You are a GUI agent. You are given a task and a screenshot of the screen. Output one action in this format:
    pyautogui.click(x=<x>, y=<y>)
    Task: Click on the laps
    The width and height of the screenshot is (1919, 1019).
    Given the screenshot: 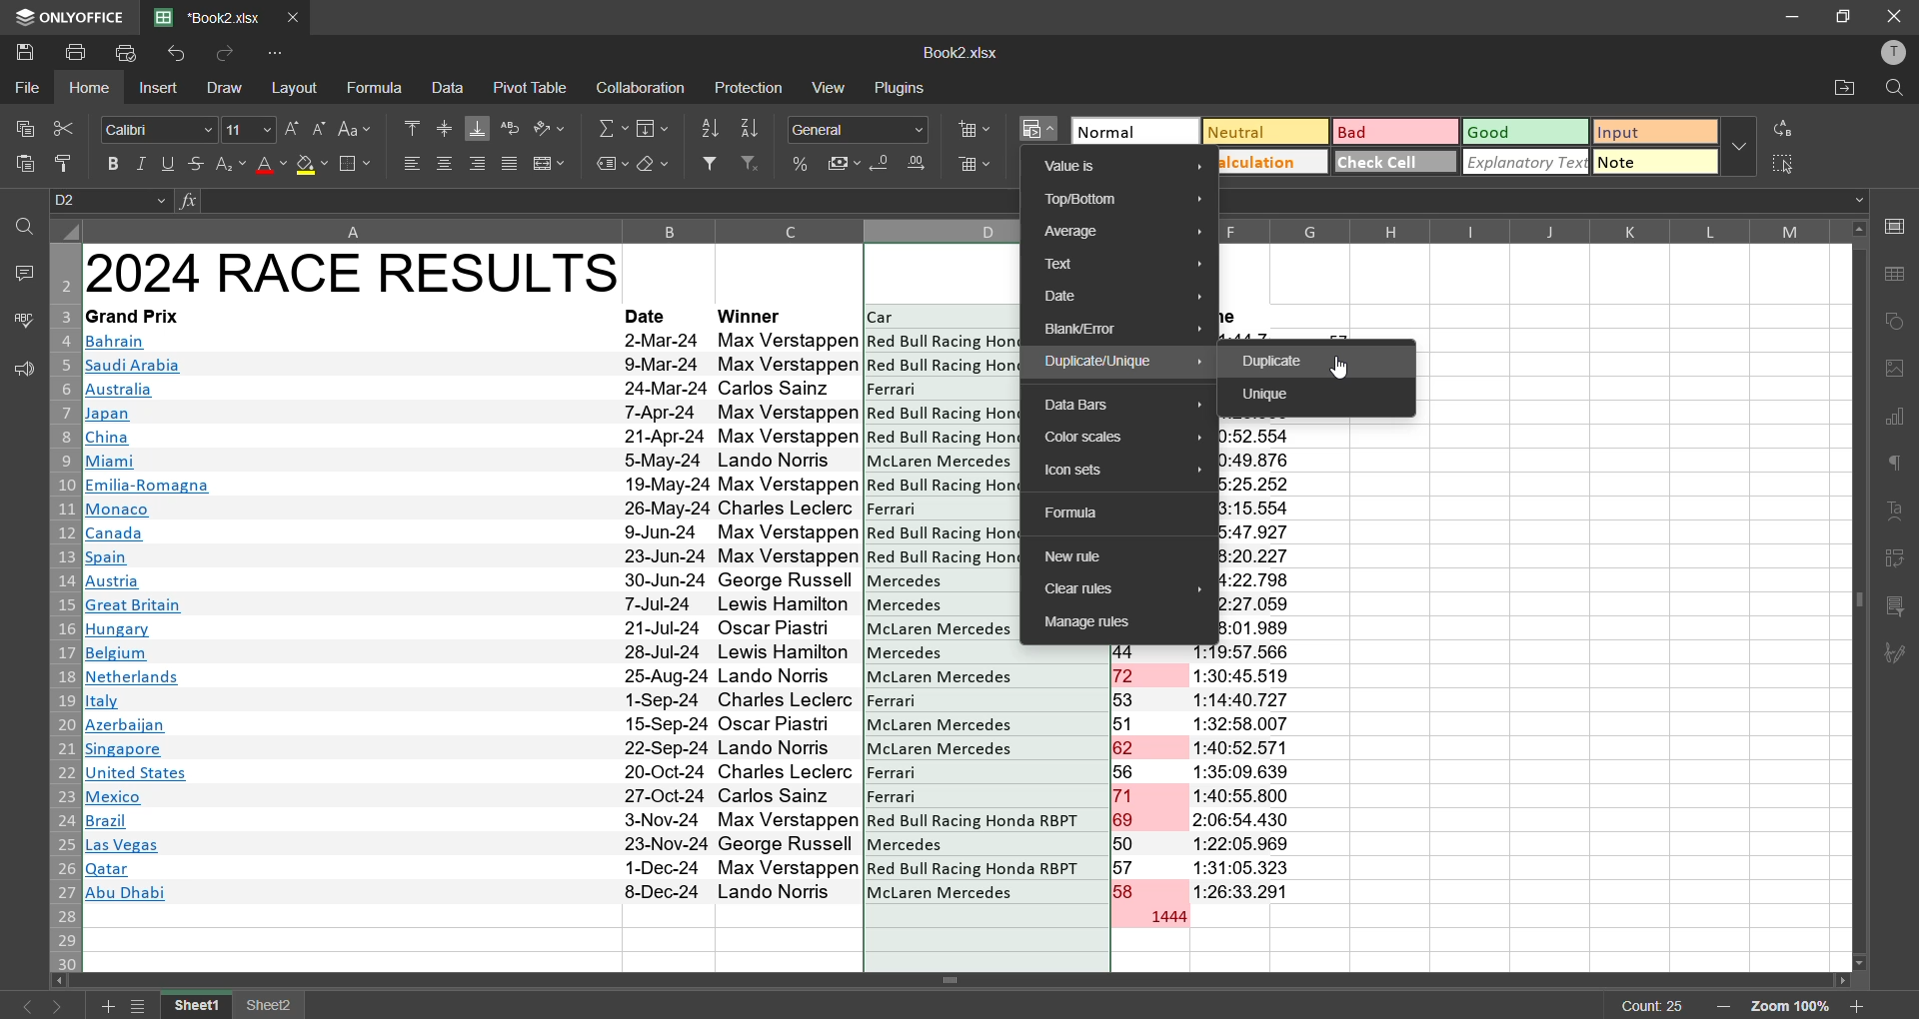 What is the action you would take?
    pyautogui.click(x=1150, y=775)
    